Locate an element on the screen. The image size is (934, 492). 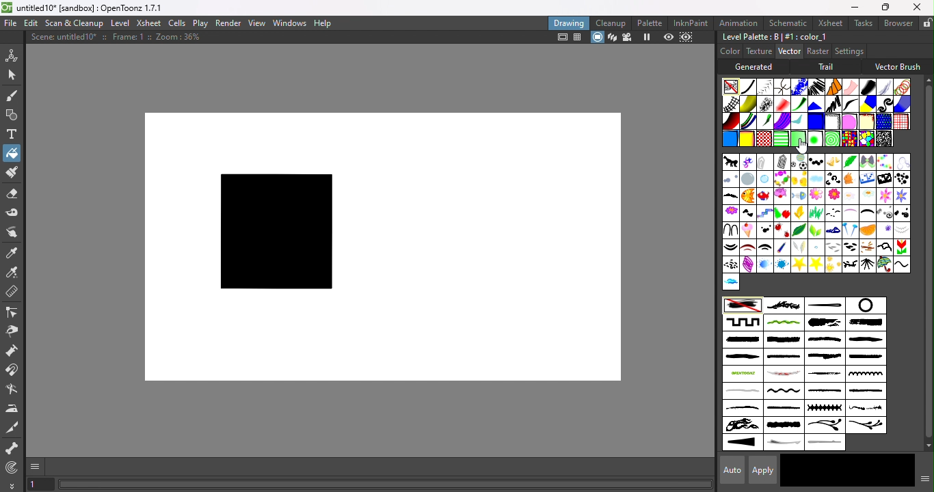
Eraser is located at coordinates (12, 196).